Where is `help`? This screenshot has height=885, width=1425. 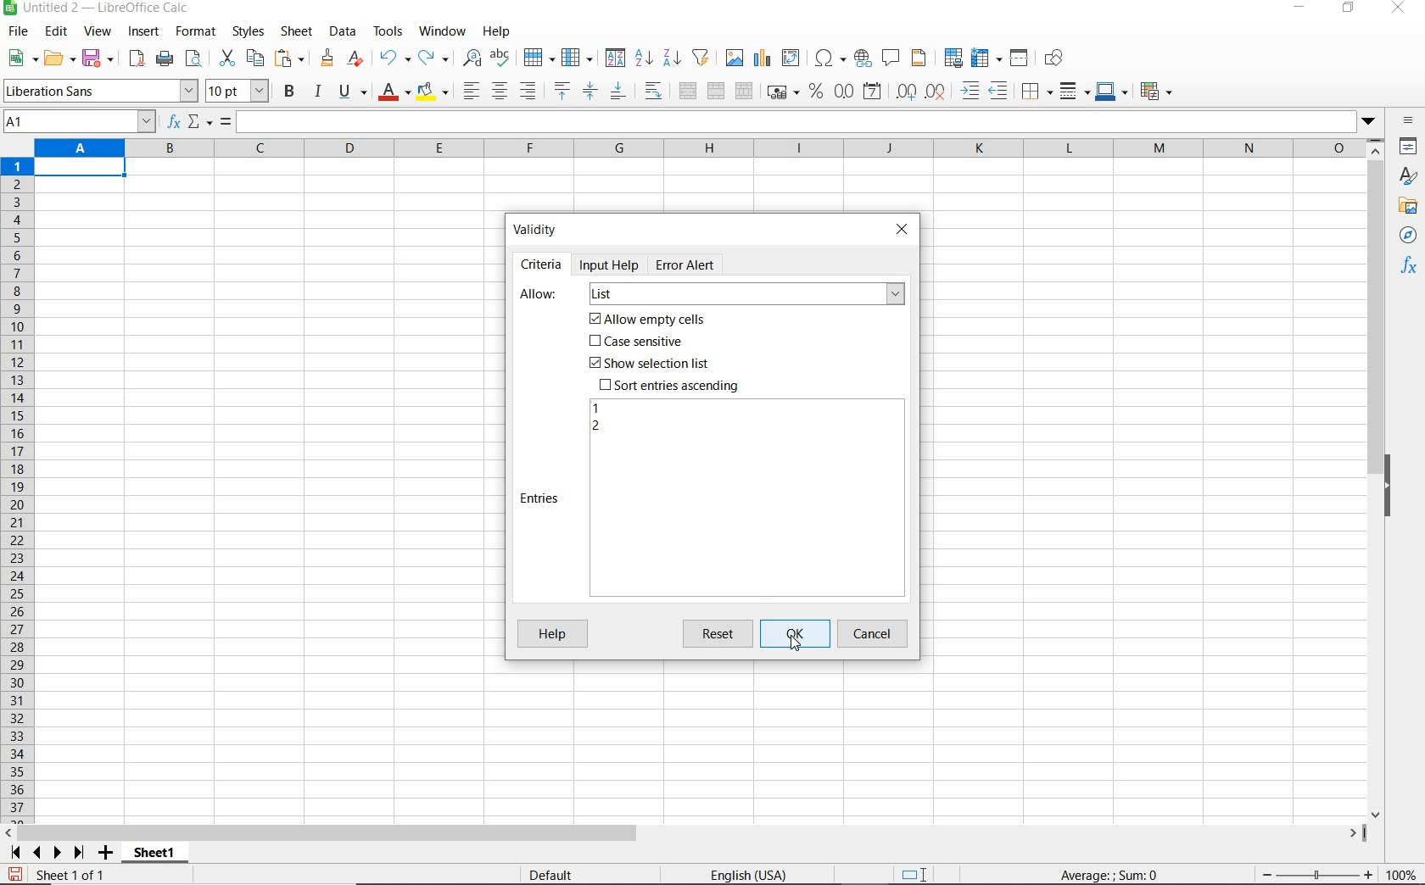 help is located at coordinates (496, 31).